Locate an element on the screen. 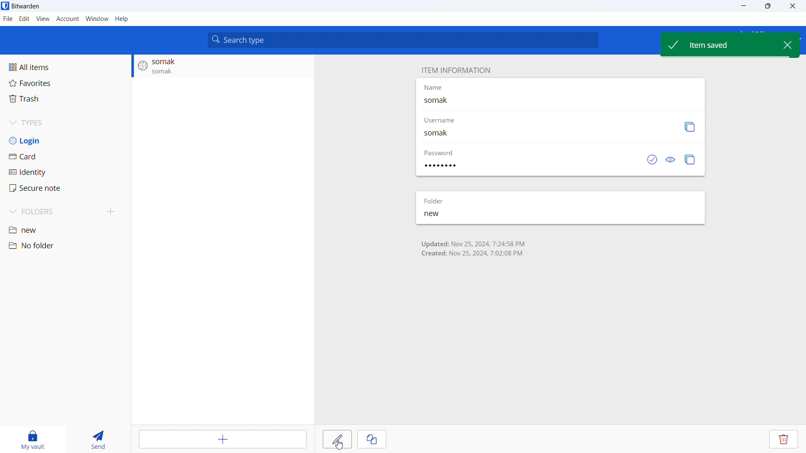  folder is located at coordinates (436, 200).